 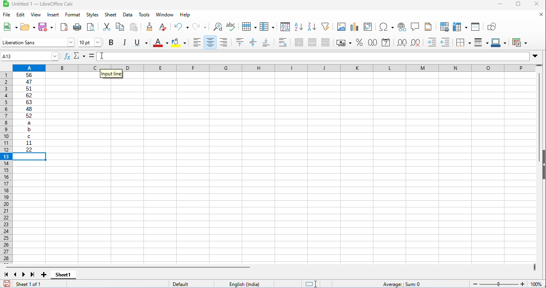 I want to click on next sheet, so click(x=24, y=274).